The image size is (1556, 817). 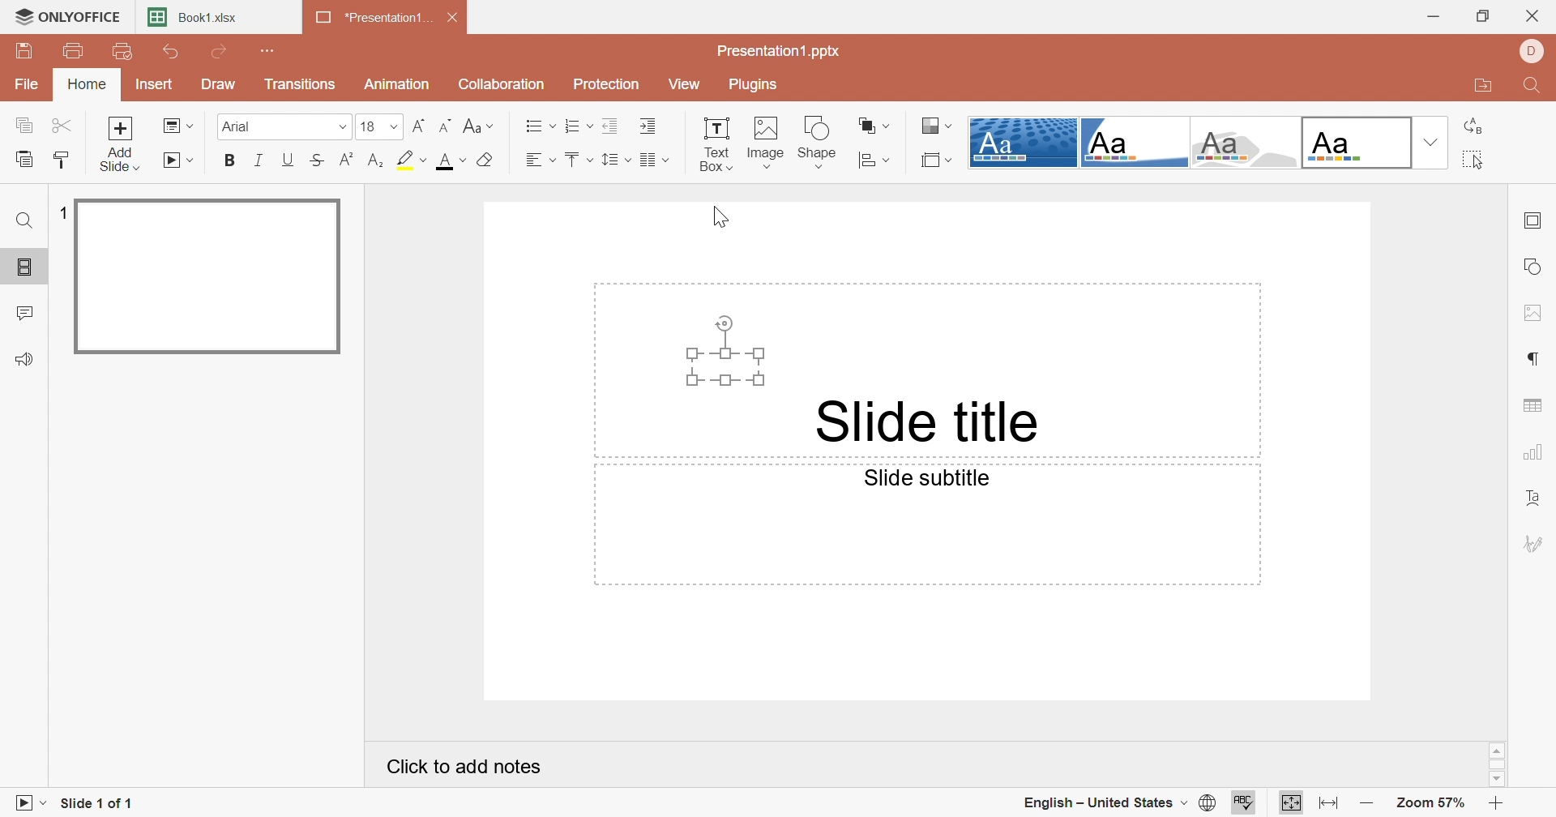 What do you see at coordinates (62, 160) in the screenshot?
I see `Copy style` at bounding box center [62, 160].